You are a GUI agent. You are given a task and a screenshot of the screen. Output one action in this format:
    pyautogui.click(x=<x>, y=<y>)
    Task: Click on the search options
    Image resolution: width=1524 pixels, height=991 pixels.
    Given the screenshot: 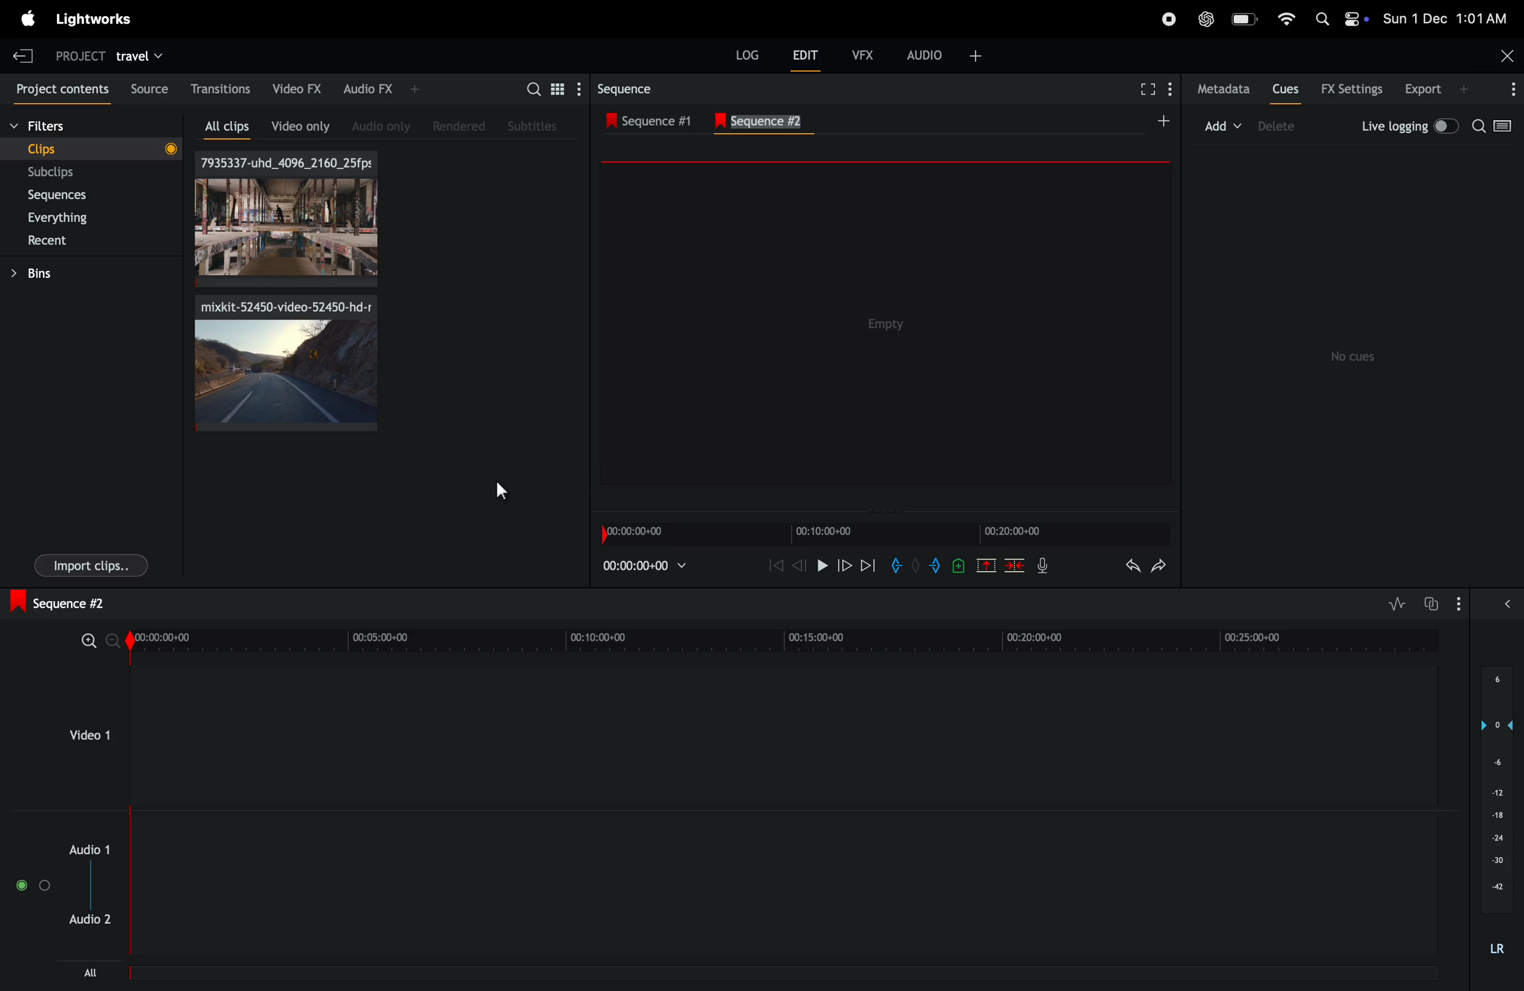 What is the action you would take?
    pyautogui.click(x=1497, y=128)
    